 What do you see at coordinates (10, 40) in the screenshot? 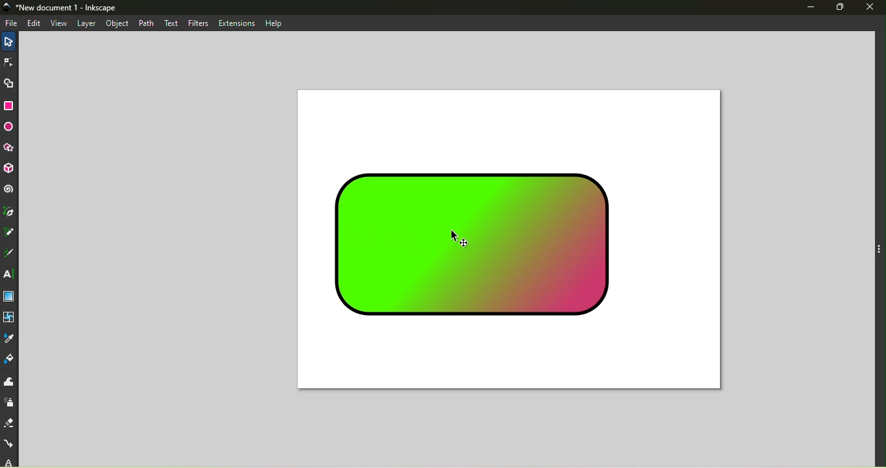
I see `Selector tool` at bounding box center [10, 40].